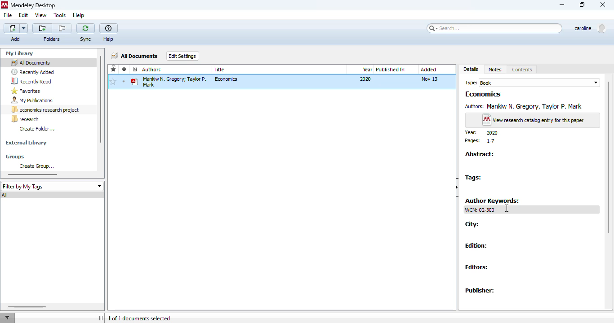  Describe the element at coordinates (27, 142) in the screenshot. I see `external library` at that location.